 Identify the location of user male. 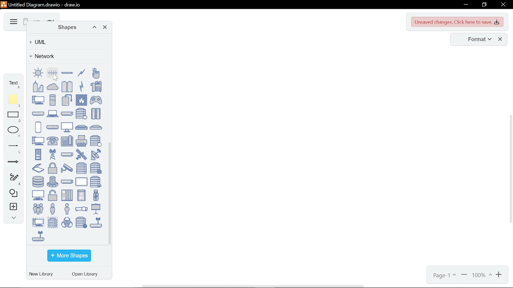
(67, 208).